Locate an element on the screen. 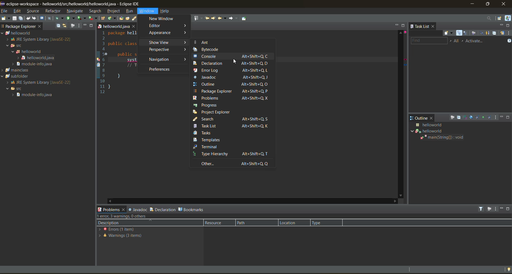 This screenshot has height=274, width=512. preferences is located at coordinates (165, 69).